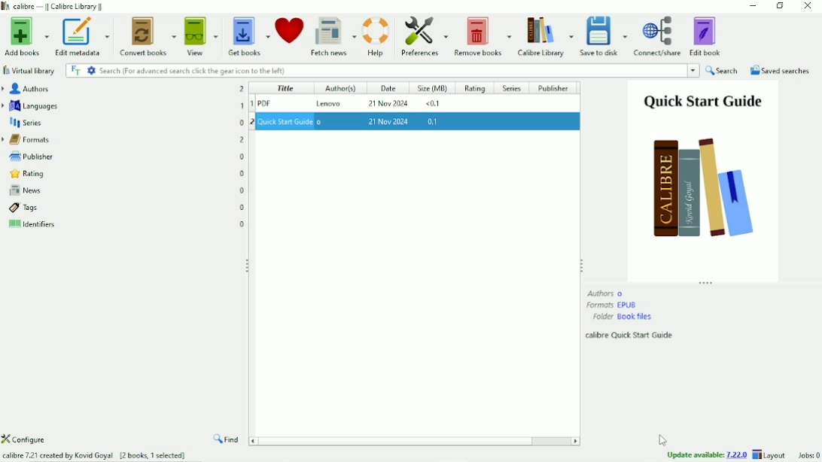  I want to click on Edit metadata, so click(81, 37).